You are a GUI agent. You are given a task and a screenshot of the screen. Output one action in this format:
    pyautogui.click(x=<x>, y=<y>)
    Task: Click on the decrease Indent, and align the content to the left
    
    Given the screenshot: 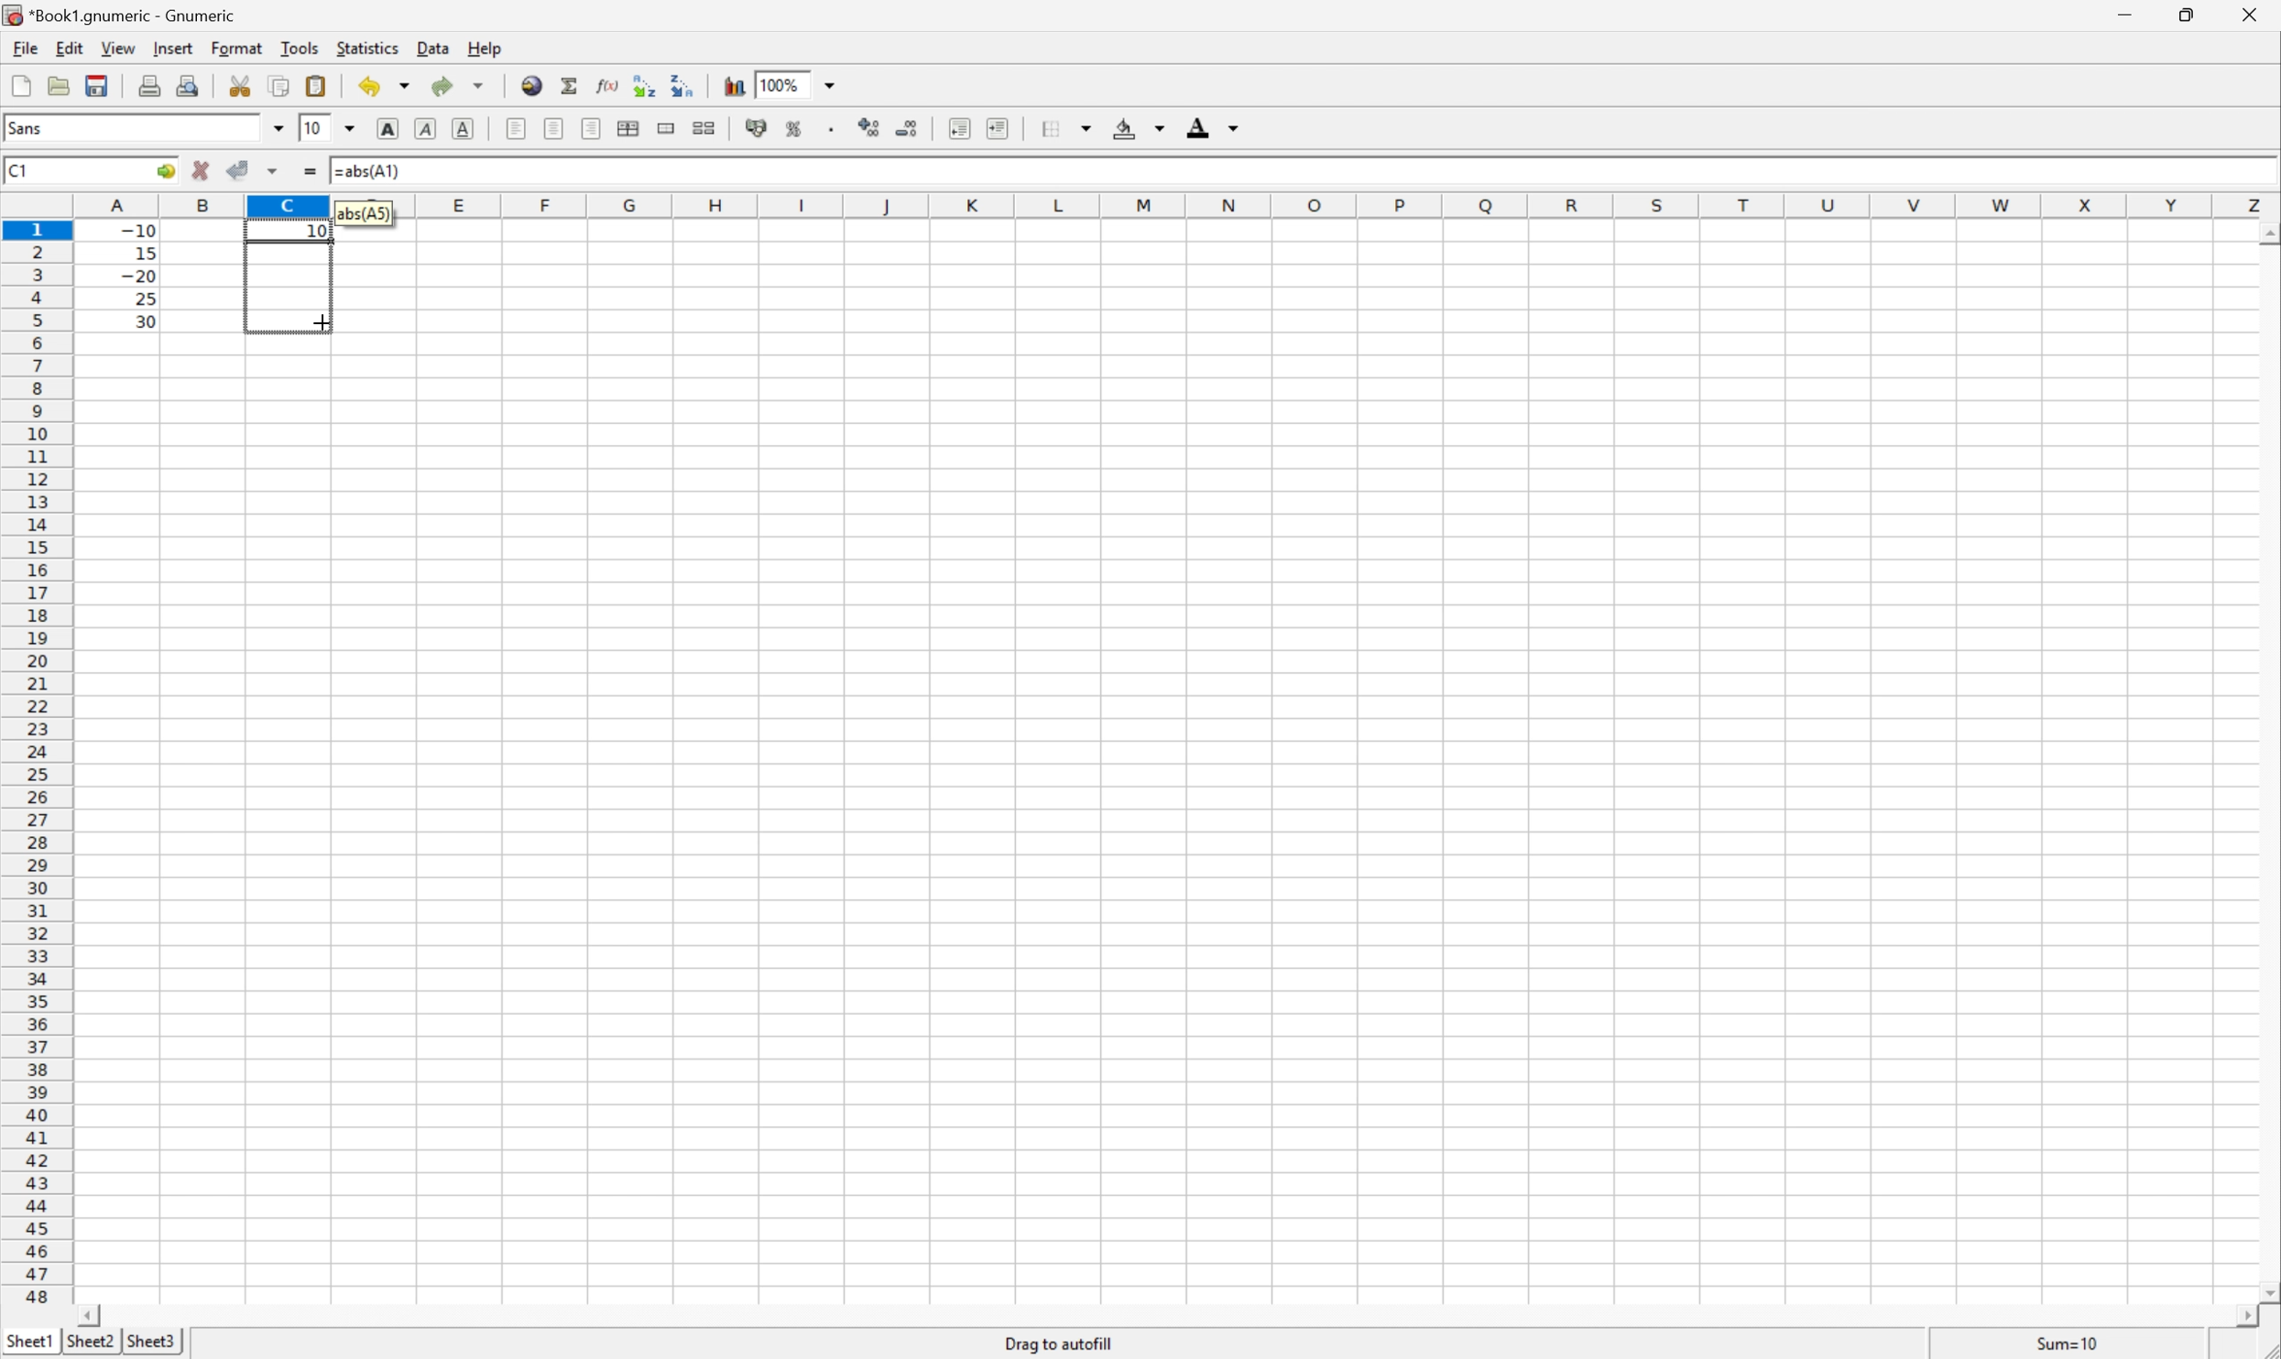 What is the action you would take?
    pyautogui.click(x=958, y=128)
    